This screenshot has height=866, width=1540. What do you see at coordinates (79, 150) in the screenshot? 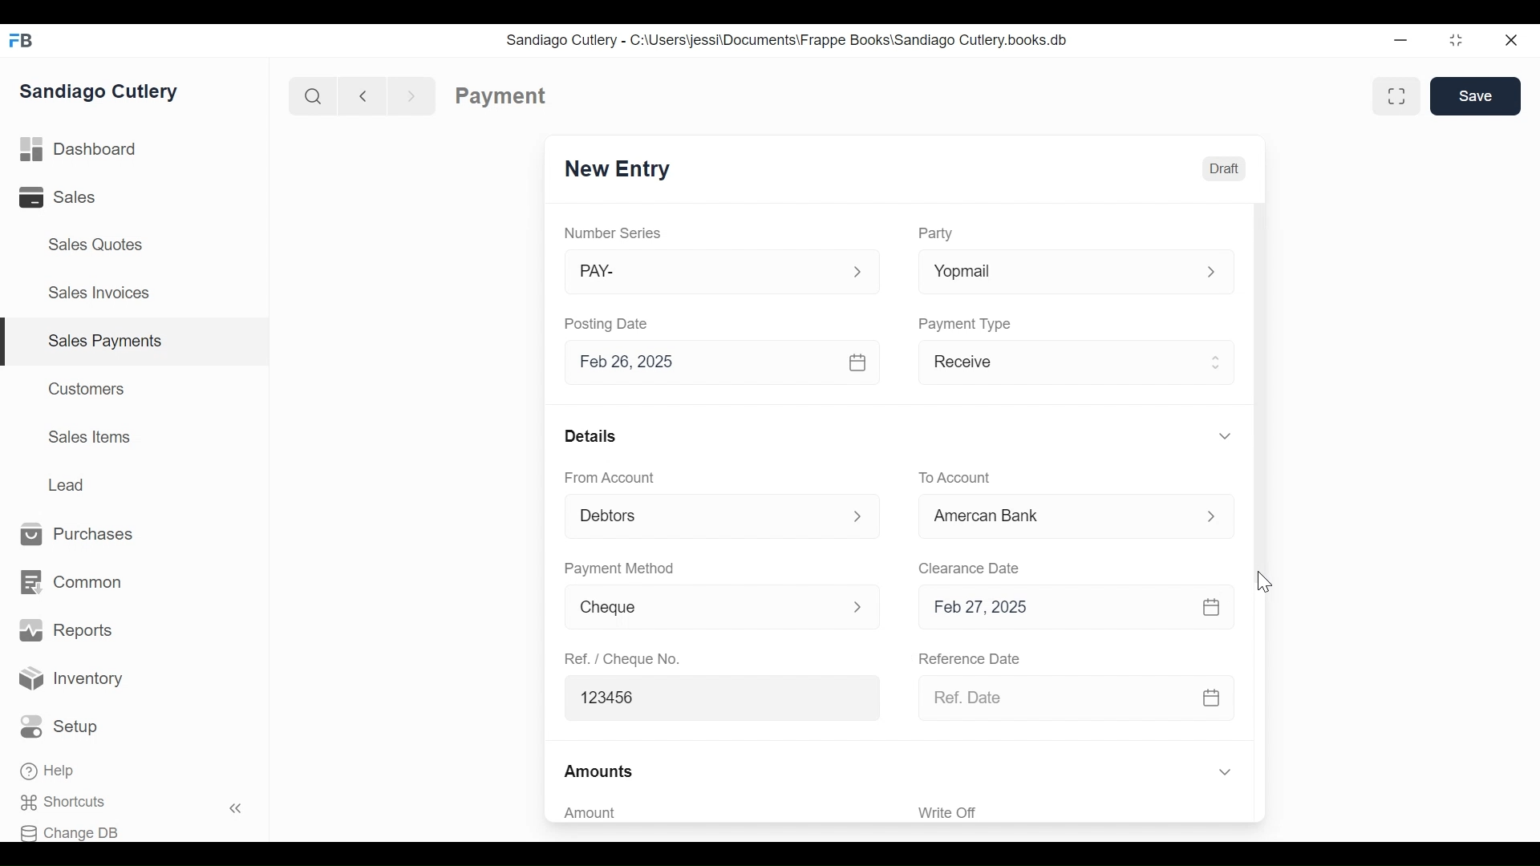
I see `Dashboard` at bounding box center [79, 150].